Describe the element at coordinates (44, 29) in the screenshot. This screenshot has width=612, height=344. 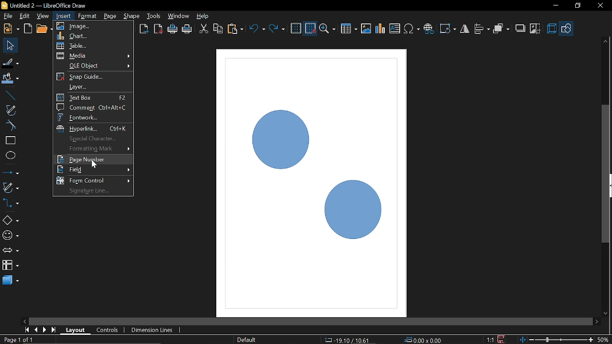
I see `Open` at that location.